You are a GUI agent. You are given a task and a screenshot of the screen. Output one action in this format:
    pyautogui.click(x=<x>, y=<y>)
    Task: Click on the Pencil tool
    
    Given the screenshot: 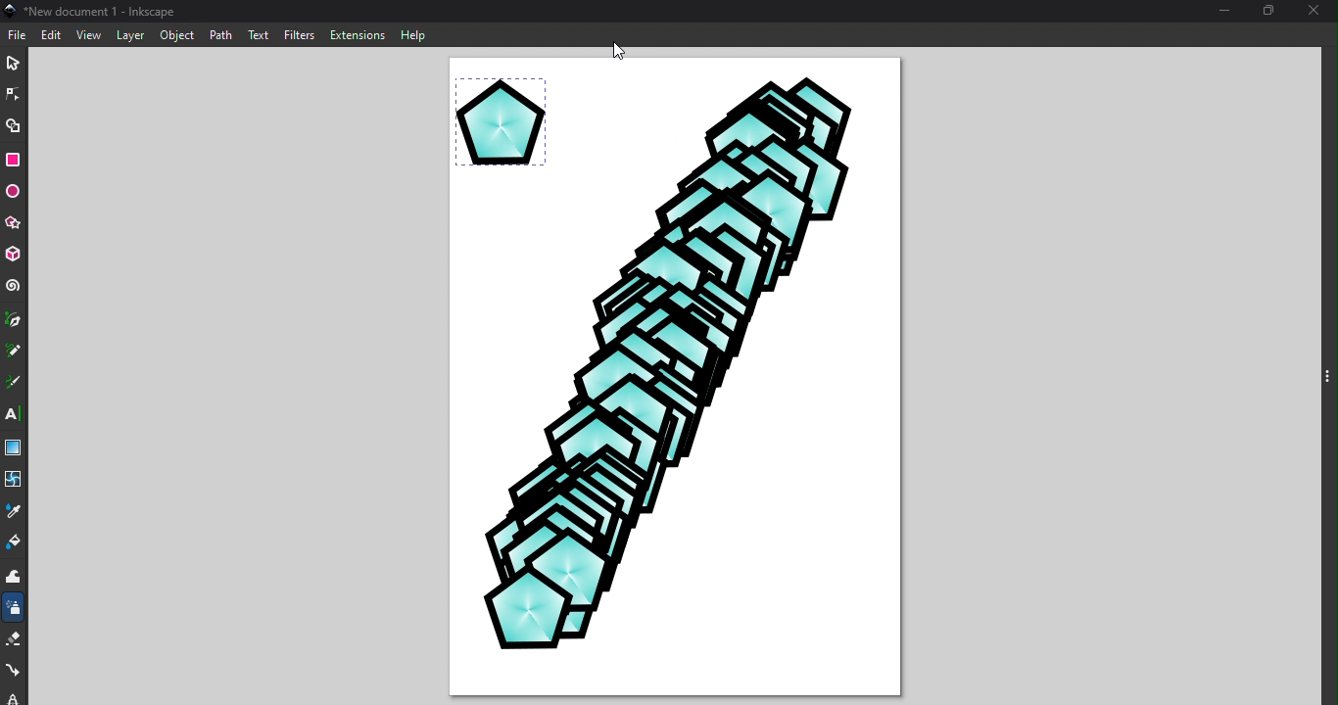 What is the action you would take?
    pyautogui.click(x=13, y=350)
    